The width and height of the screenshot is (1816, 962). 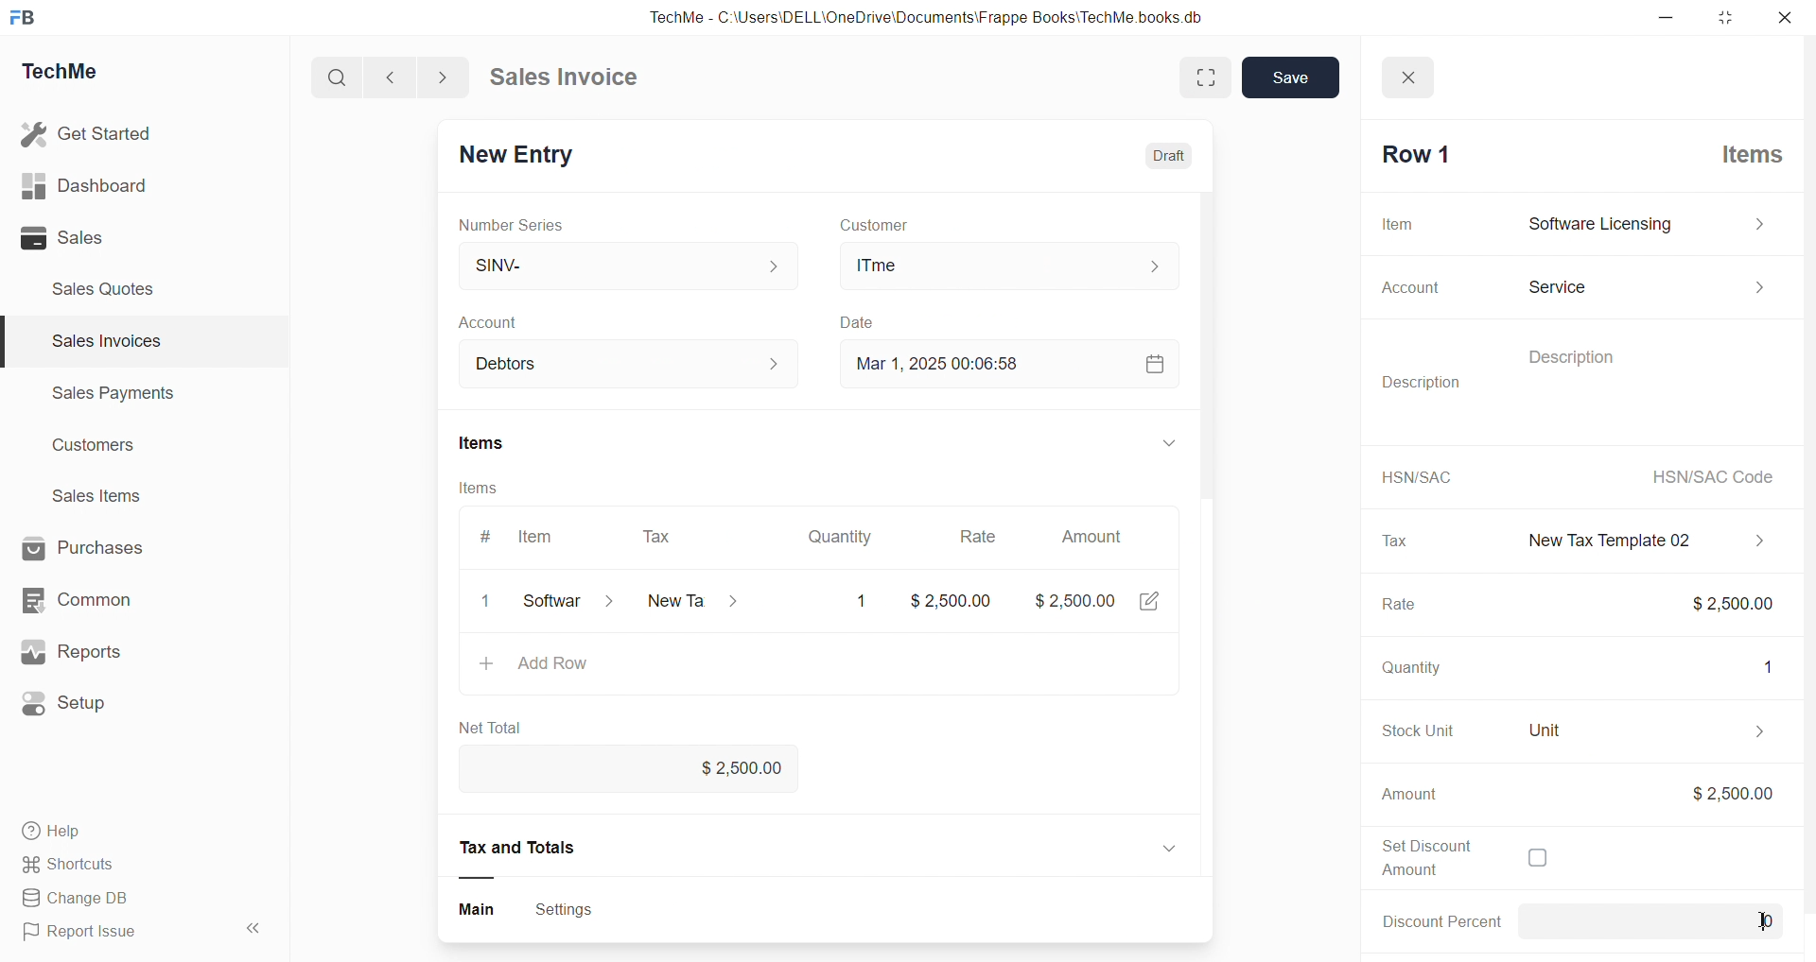 What do you see at coordinates (1291, 78) in the screenshot?
I see `Save` at bounding box center [1291, 78].